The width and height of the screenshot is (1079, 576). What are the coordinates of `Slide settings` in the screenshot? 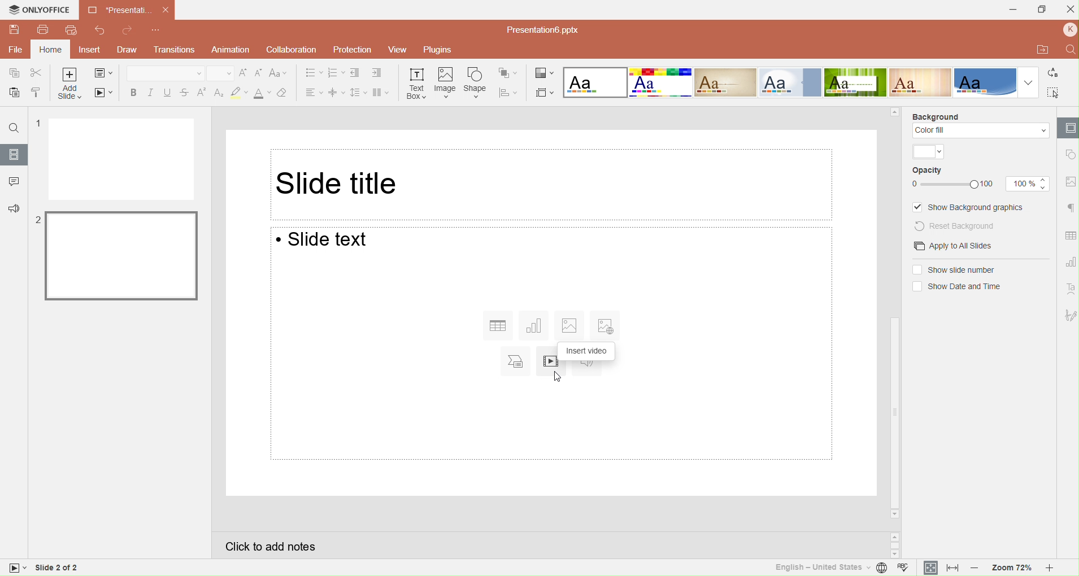 It's located at (1068, 128).